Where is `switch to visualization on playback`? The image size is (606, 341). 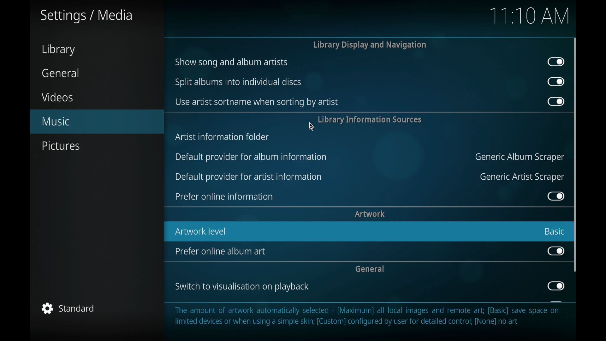
switch to visualization on playback is located at coordinates (242, 286).